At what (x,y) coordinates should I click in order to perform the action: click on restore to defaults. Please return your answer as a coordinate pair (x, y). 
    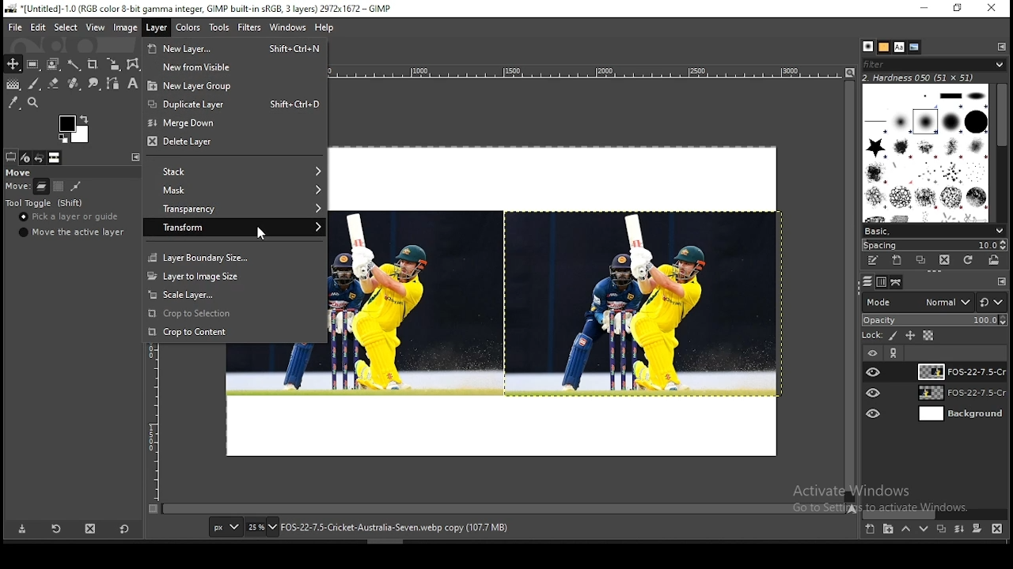
    Looking at the image, I should click on (126, 528).